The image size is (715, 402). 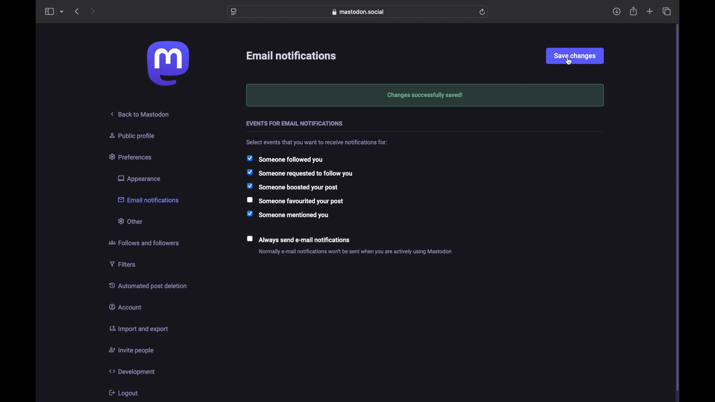 I want to click on import and export, so click(x=139, y=329).